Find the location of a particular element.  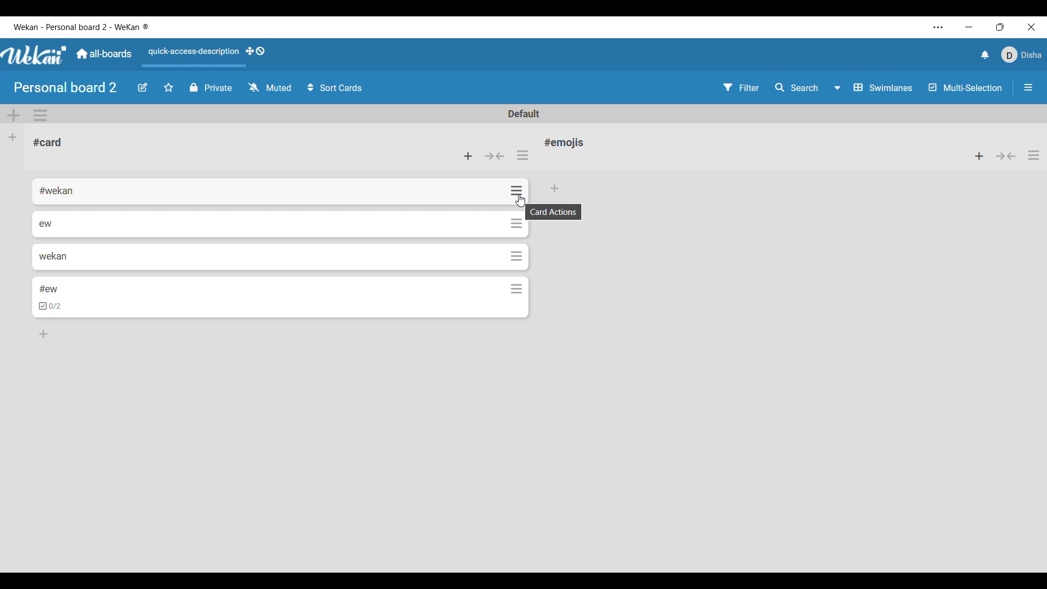

Description of current selection by cursor is located at coordinates (553, 212).